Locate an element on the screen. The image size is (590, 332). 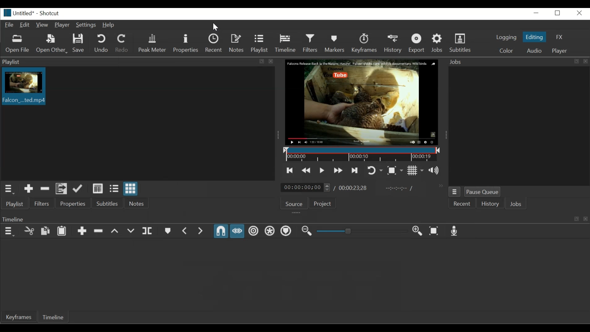
00:00:00:00(Current Position) is located at coordinates (306, 187).